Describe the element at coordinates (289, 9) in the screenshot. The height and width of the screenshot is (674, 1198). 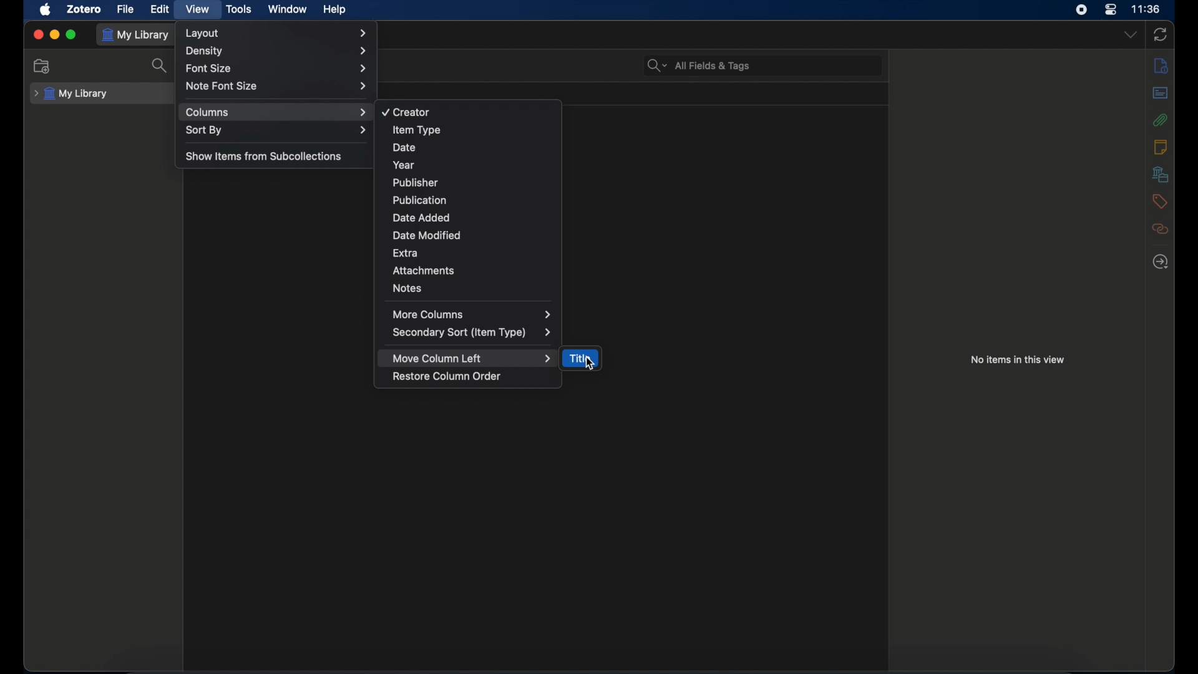
I see `window` at that location.